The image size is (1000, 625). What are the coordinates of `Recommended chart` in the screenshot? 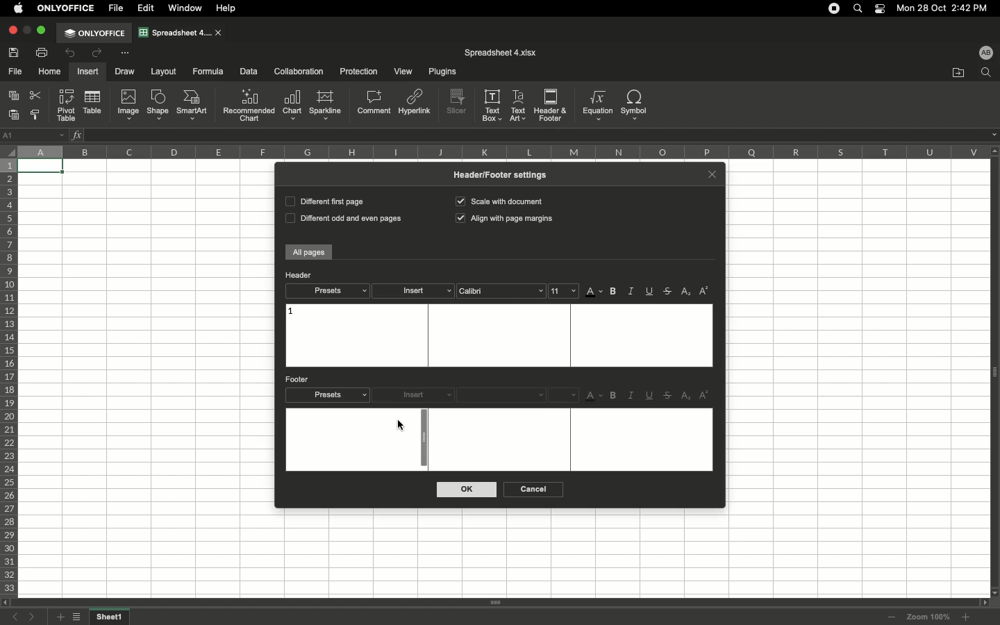 It's located at (249, 105).